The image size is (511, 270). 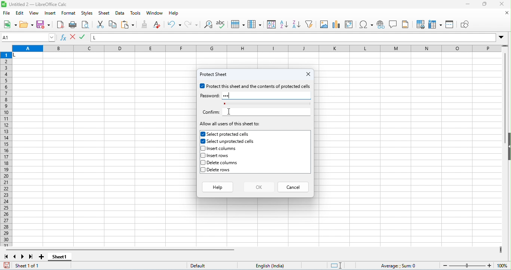 What do you see at coordinates (23, 257) in the screenshot?
I see `next` at bounding box center [23, 257].